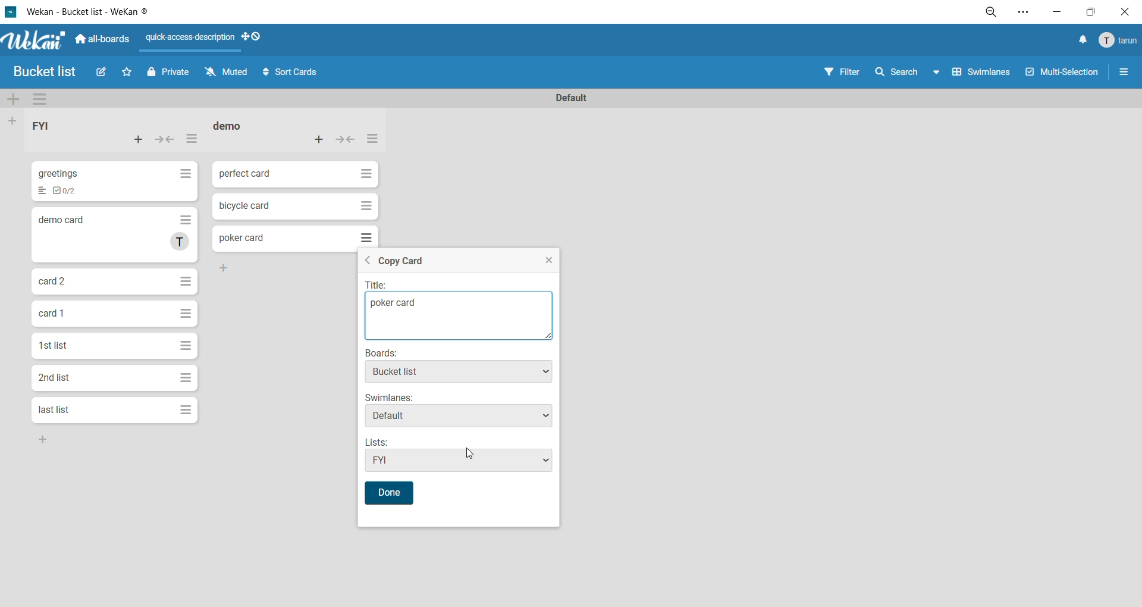 This screenshot has width=1142, height=607. I want to click on collapse, so click(346, 142).